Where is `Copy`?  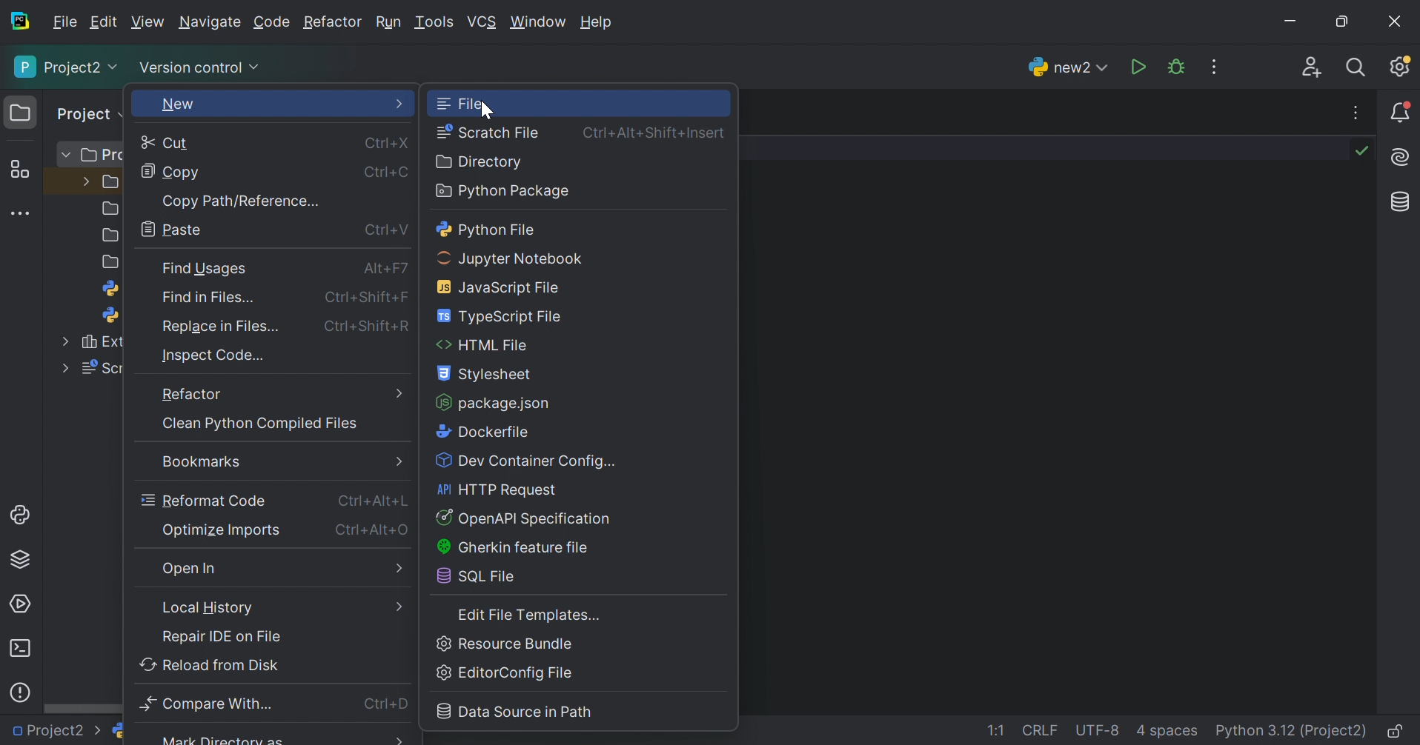
Copy is located at coordinates (170, 173).